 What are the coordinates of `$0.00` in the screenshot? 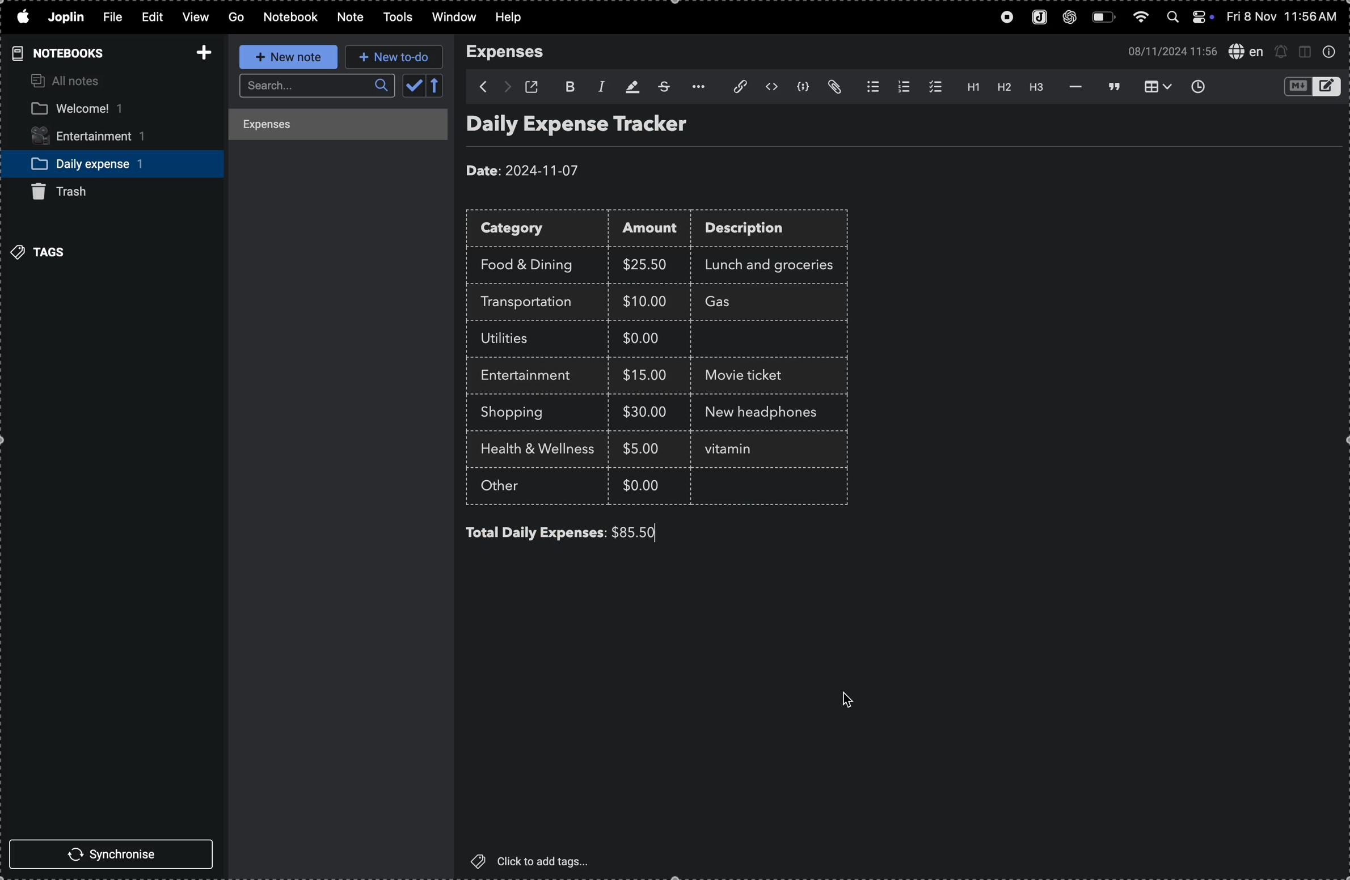 It's located at (648, 340).